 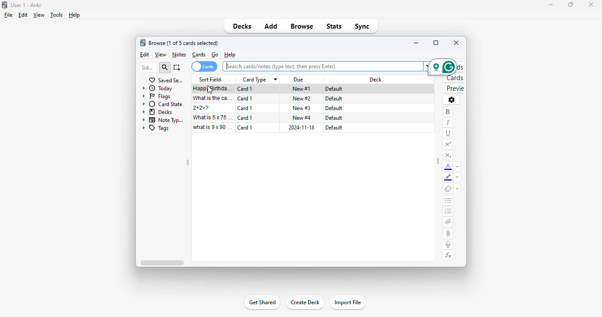 What do you see at coordinates (448, 212) in the screenshot?
I see `ordered list` at bounding box center [448, 212].